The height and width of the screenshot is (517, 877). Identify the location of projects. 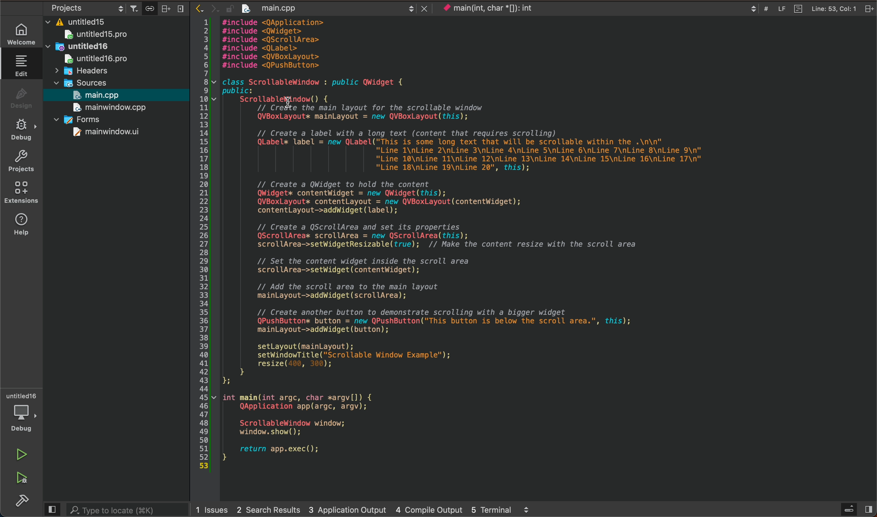
(21, 162).